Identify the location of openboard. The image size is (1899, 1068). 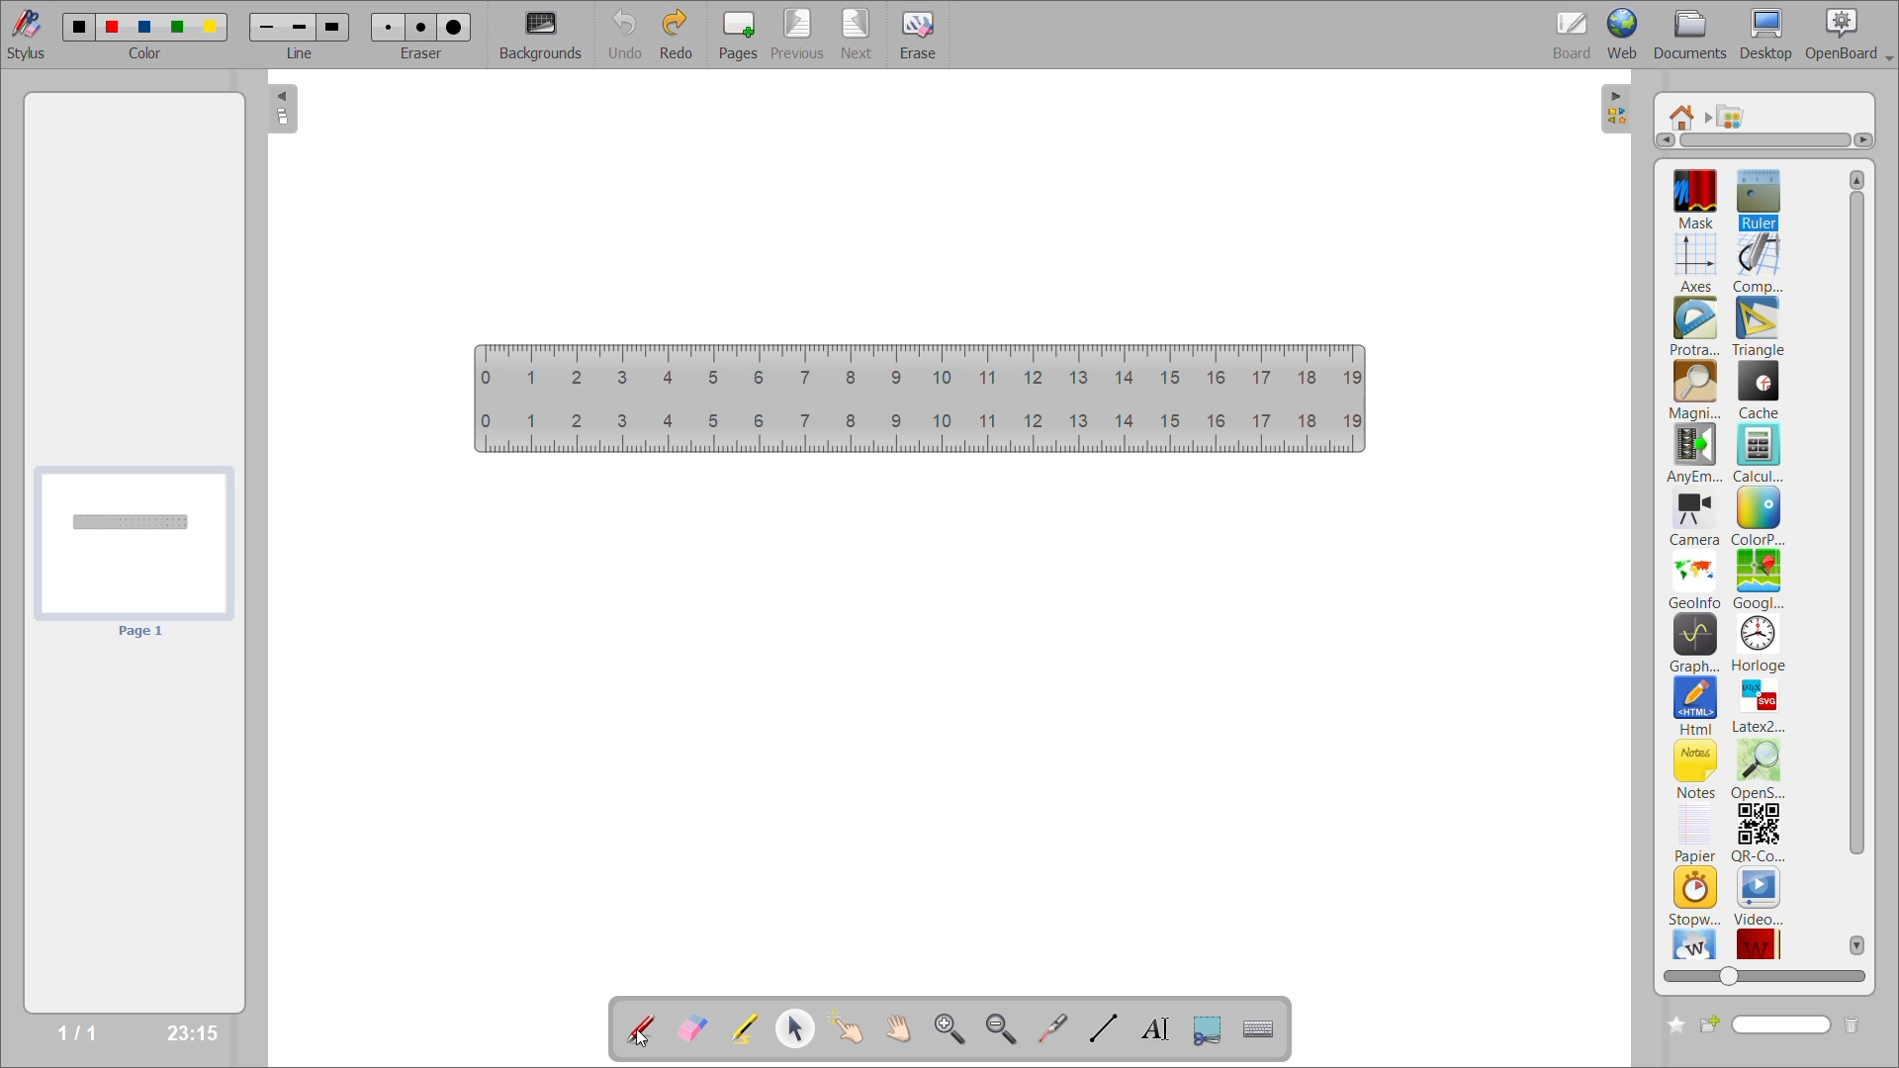
(1852, 35).